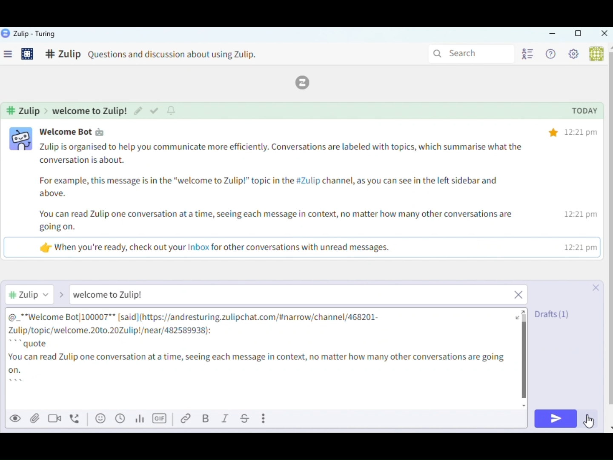 The height and width of the screenshot is (460, 613). What do you see at coordinates (552, 55) in the screenshot?
I see `Help` at bounding box center [552, 55].